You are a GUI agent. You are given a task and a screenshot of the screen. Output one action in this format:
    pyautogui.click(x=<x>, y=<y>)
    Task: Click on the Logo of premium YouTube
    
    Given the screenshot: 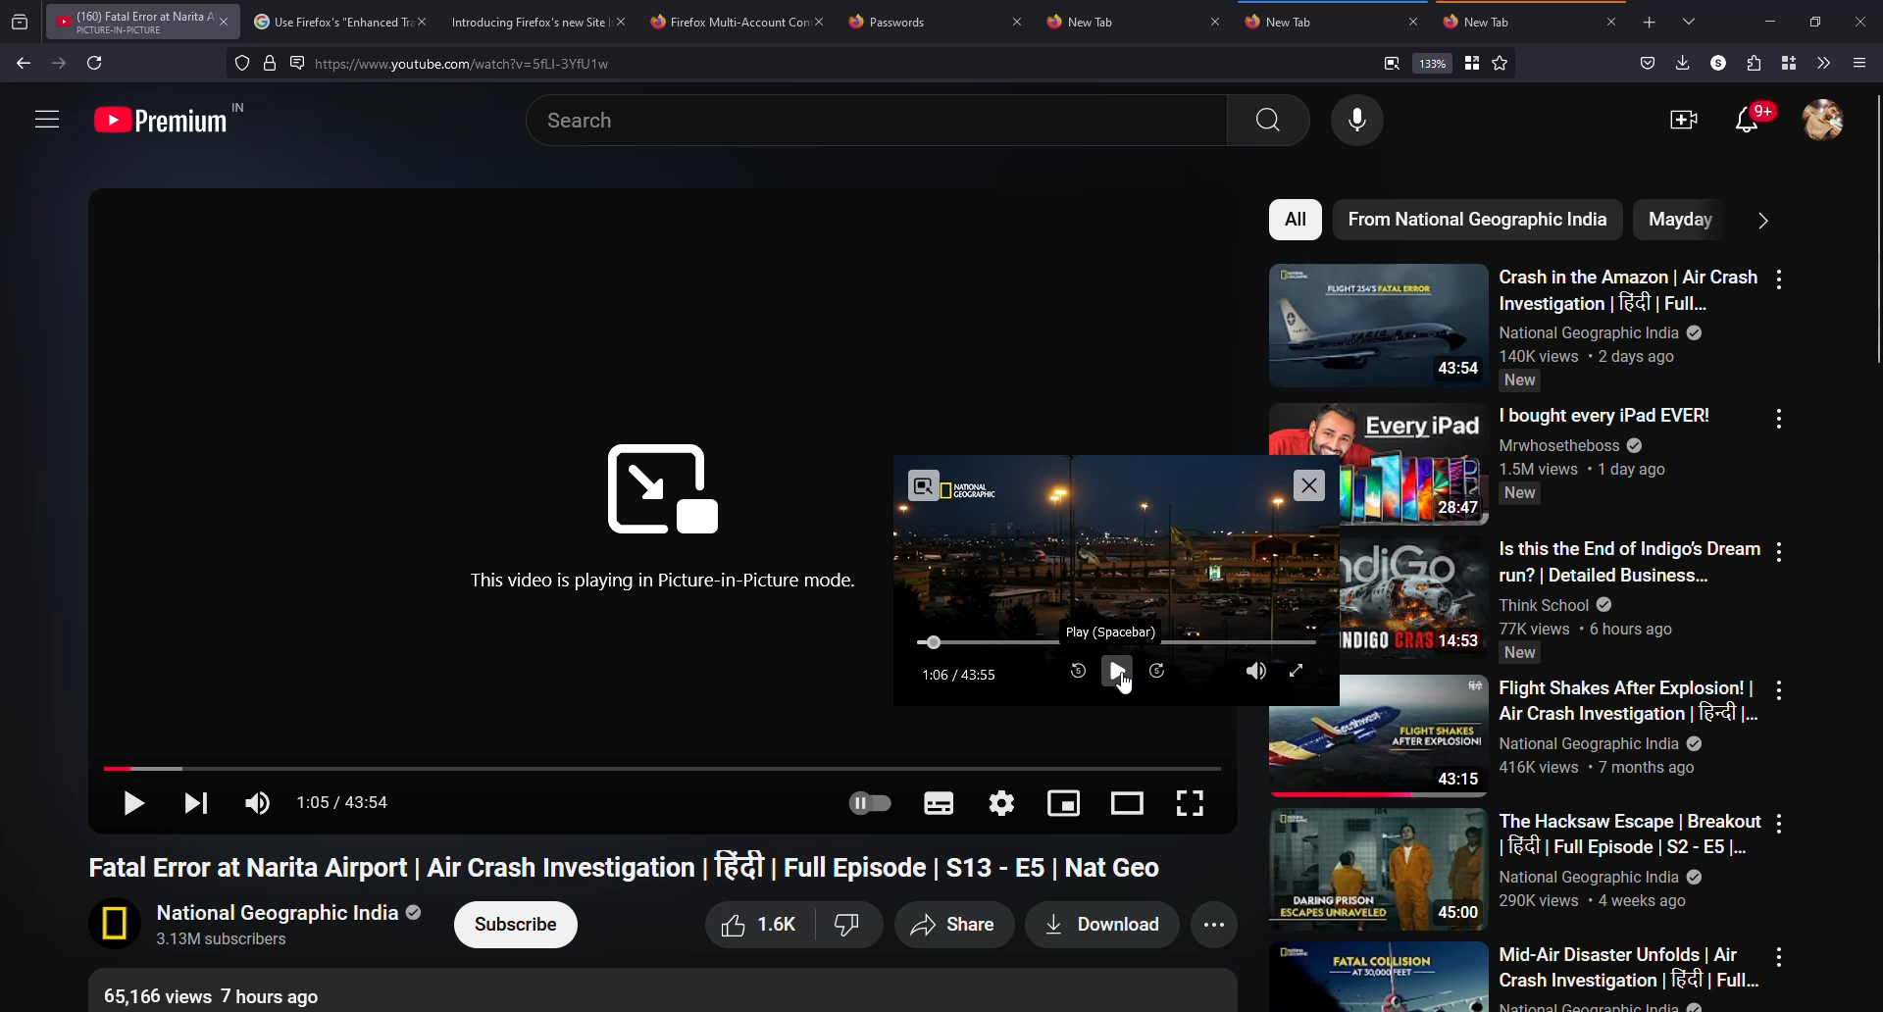 What is the action you would take?
    pyautogui.click(x=173, y=118)
    